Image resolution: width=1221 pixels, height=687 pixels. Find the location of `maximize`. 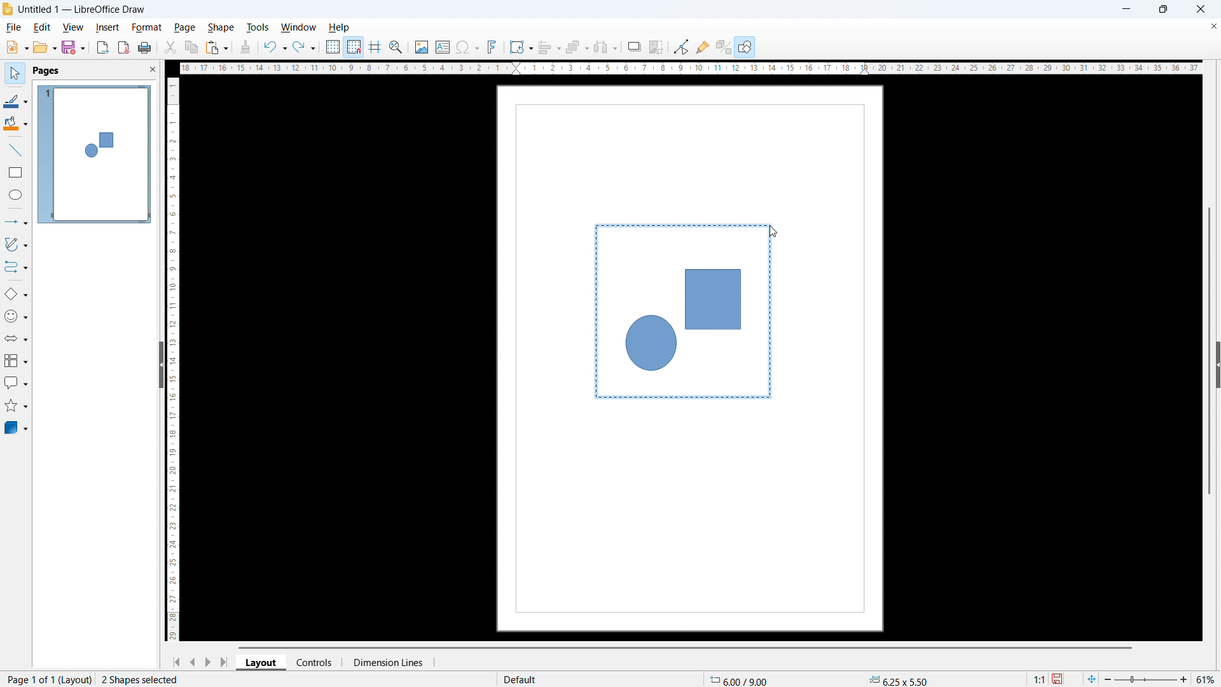

maximize is located at coordinates (1165, 10).